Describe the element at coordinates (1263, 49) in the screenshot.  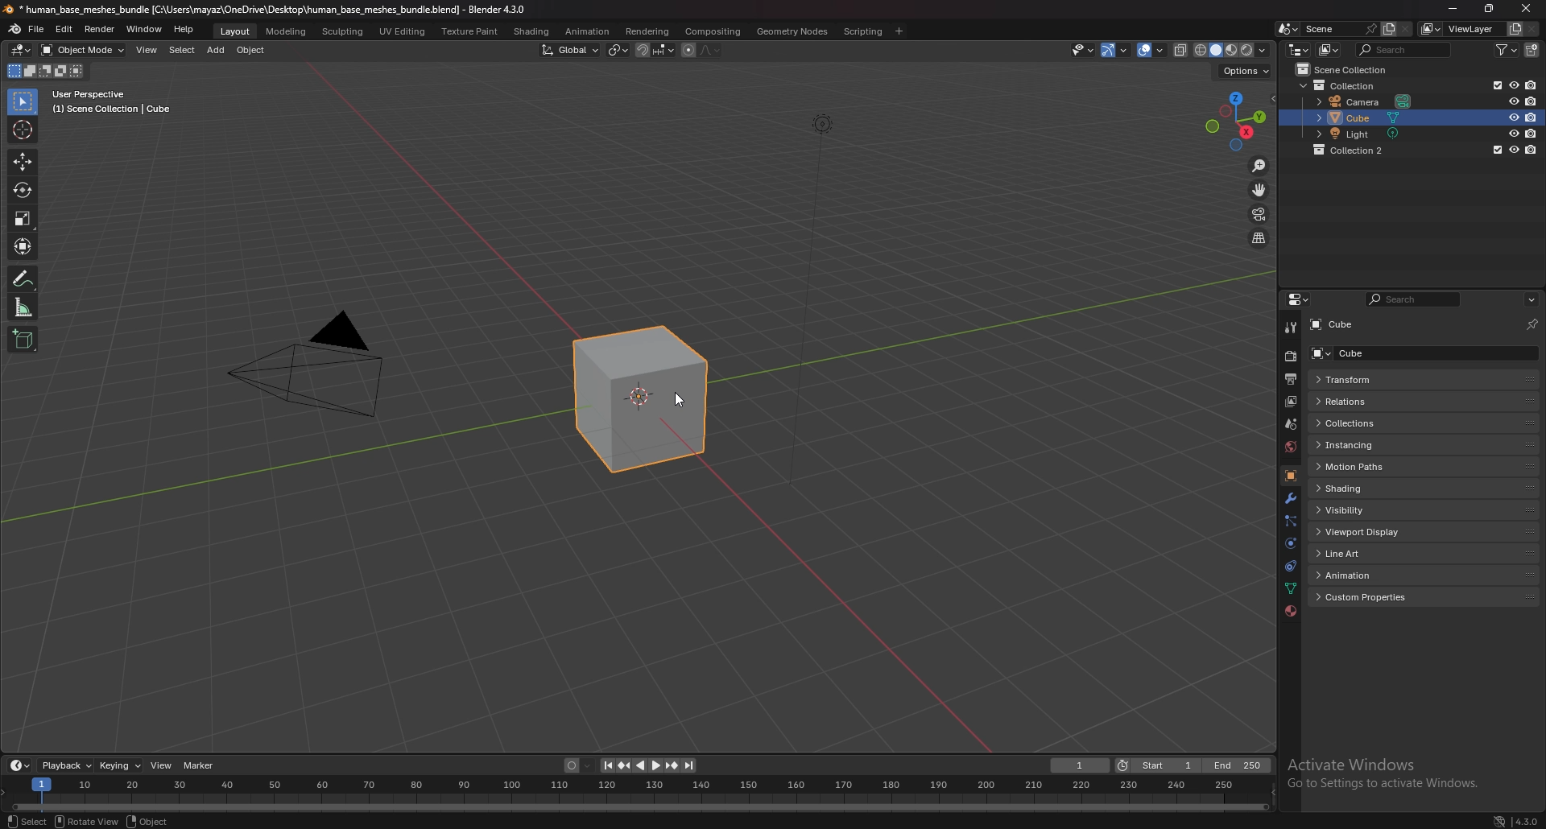
I see `shading` at that location.